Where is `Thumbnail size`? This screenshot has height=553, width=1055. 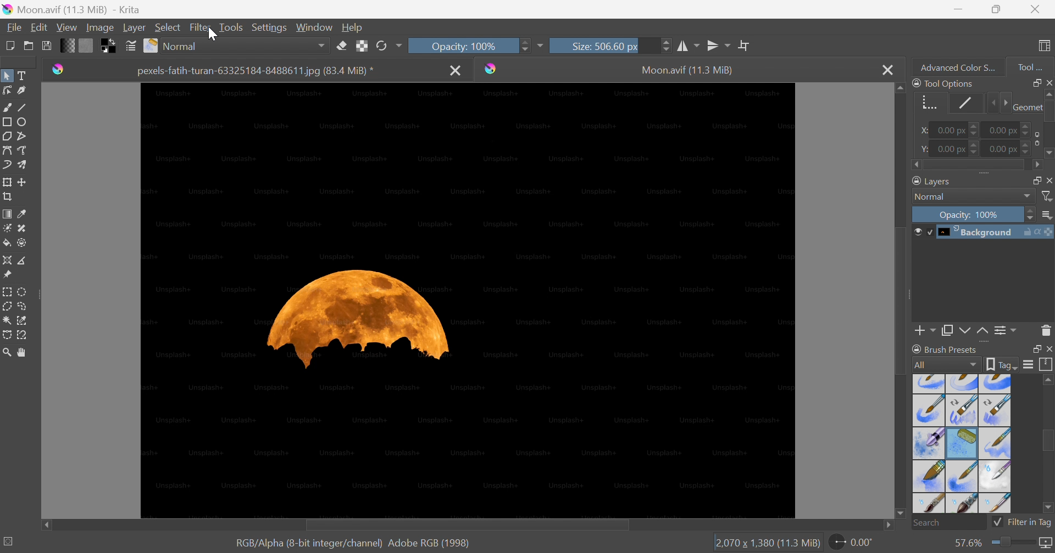 Thumbnail size is located at coordinates (1046, 215).